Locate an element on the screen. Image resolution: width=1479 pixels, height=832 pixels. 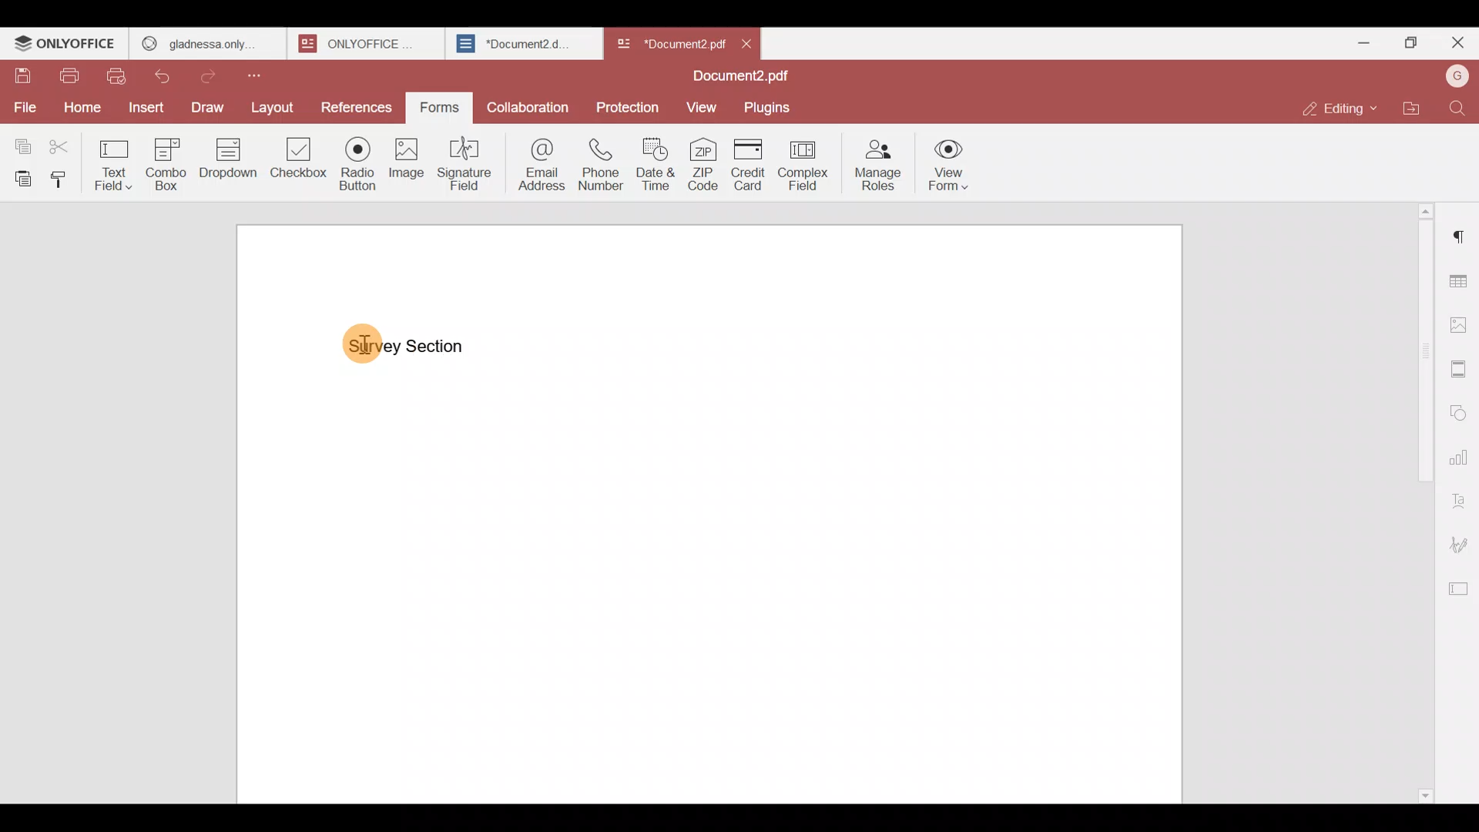
Combo box is located at coordinates (163, 163).